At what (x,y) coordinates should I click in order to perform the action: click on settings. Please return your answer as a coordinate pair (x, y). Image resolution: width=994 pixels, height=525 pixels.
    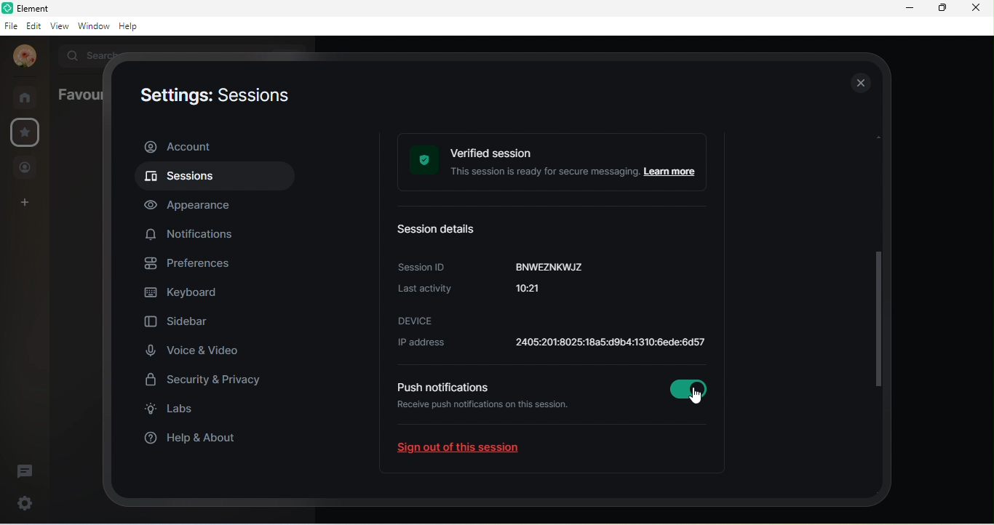
    Looking at the image, I should click on (27, 132).